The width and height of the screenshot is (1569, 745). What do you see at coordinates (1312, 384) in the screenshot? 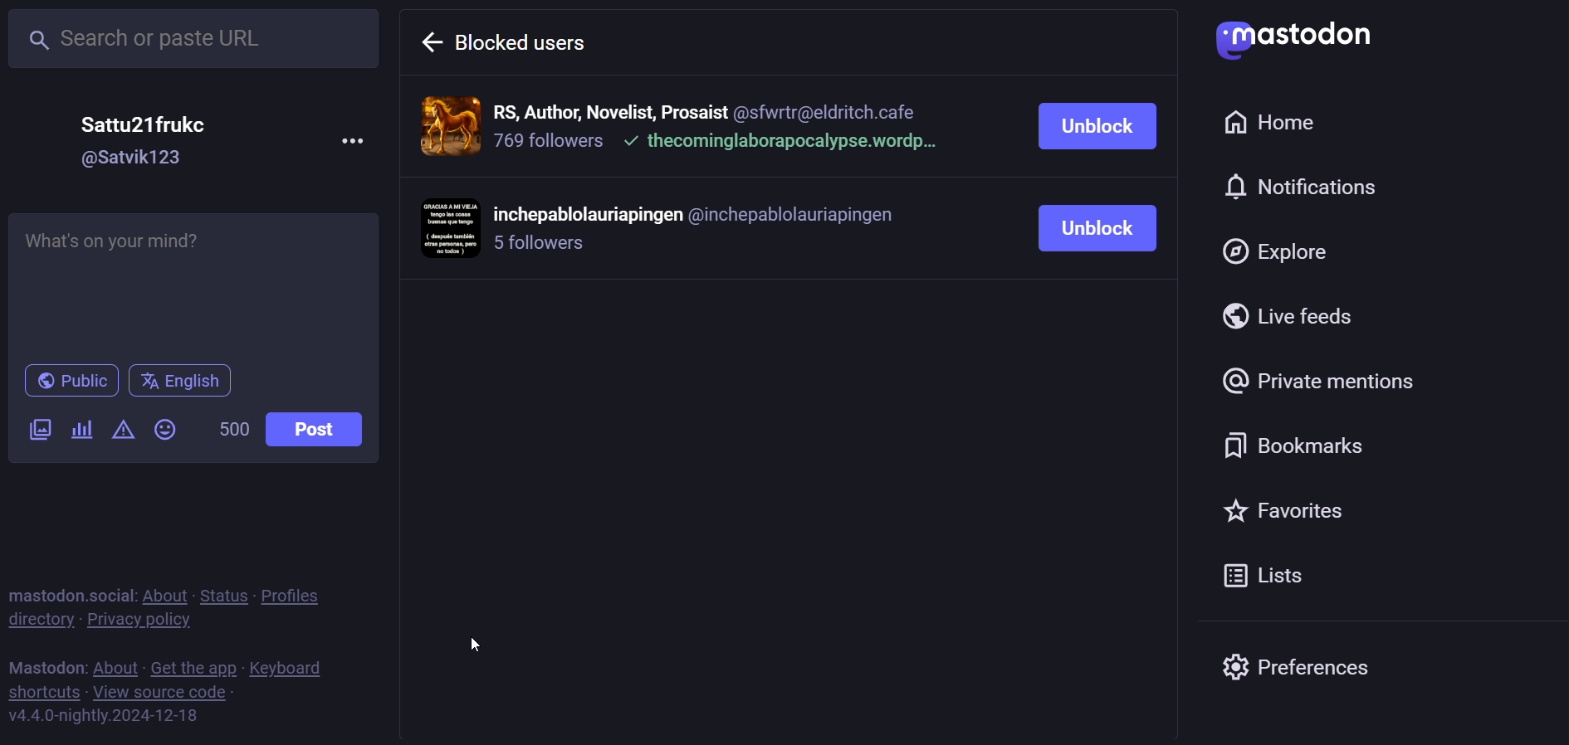
I see `private mention` at bounding box center [1312, 384].